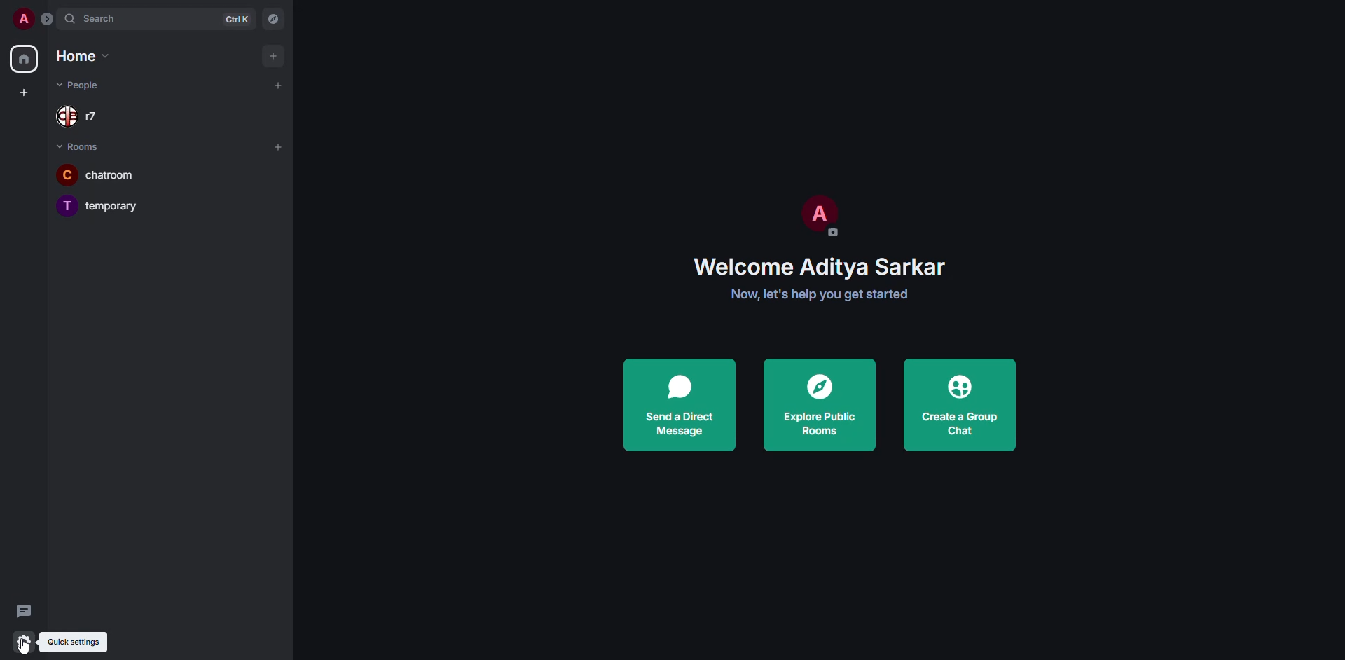  I want to click on ctrl K, so click(237, 20).